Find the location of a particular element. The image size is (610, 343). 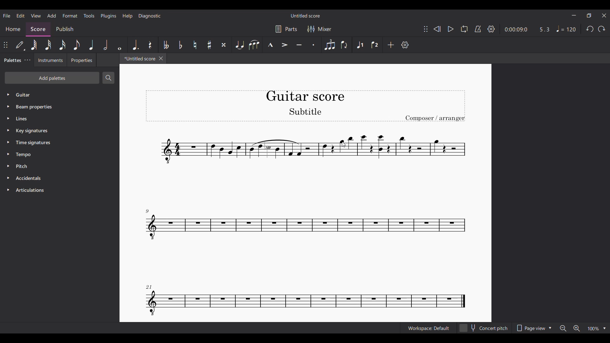

Whole note is located at coordinates (119, 45).